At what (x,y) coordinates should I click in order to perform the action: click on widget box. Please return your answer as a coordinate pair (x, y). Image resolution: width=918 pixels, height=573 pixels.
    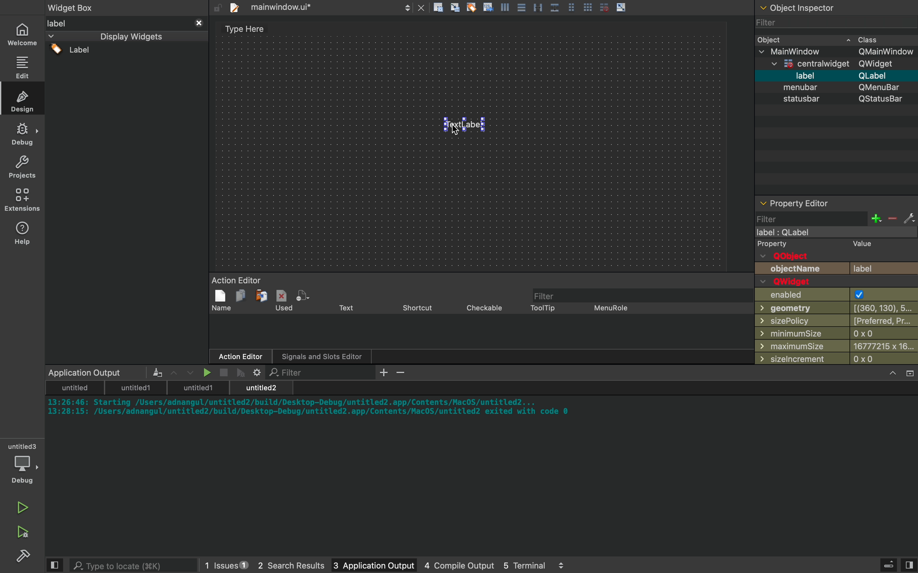
    Looking at the image, I should click on (82, 7).